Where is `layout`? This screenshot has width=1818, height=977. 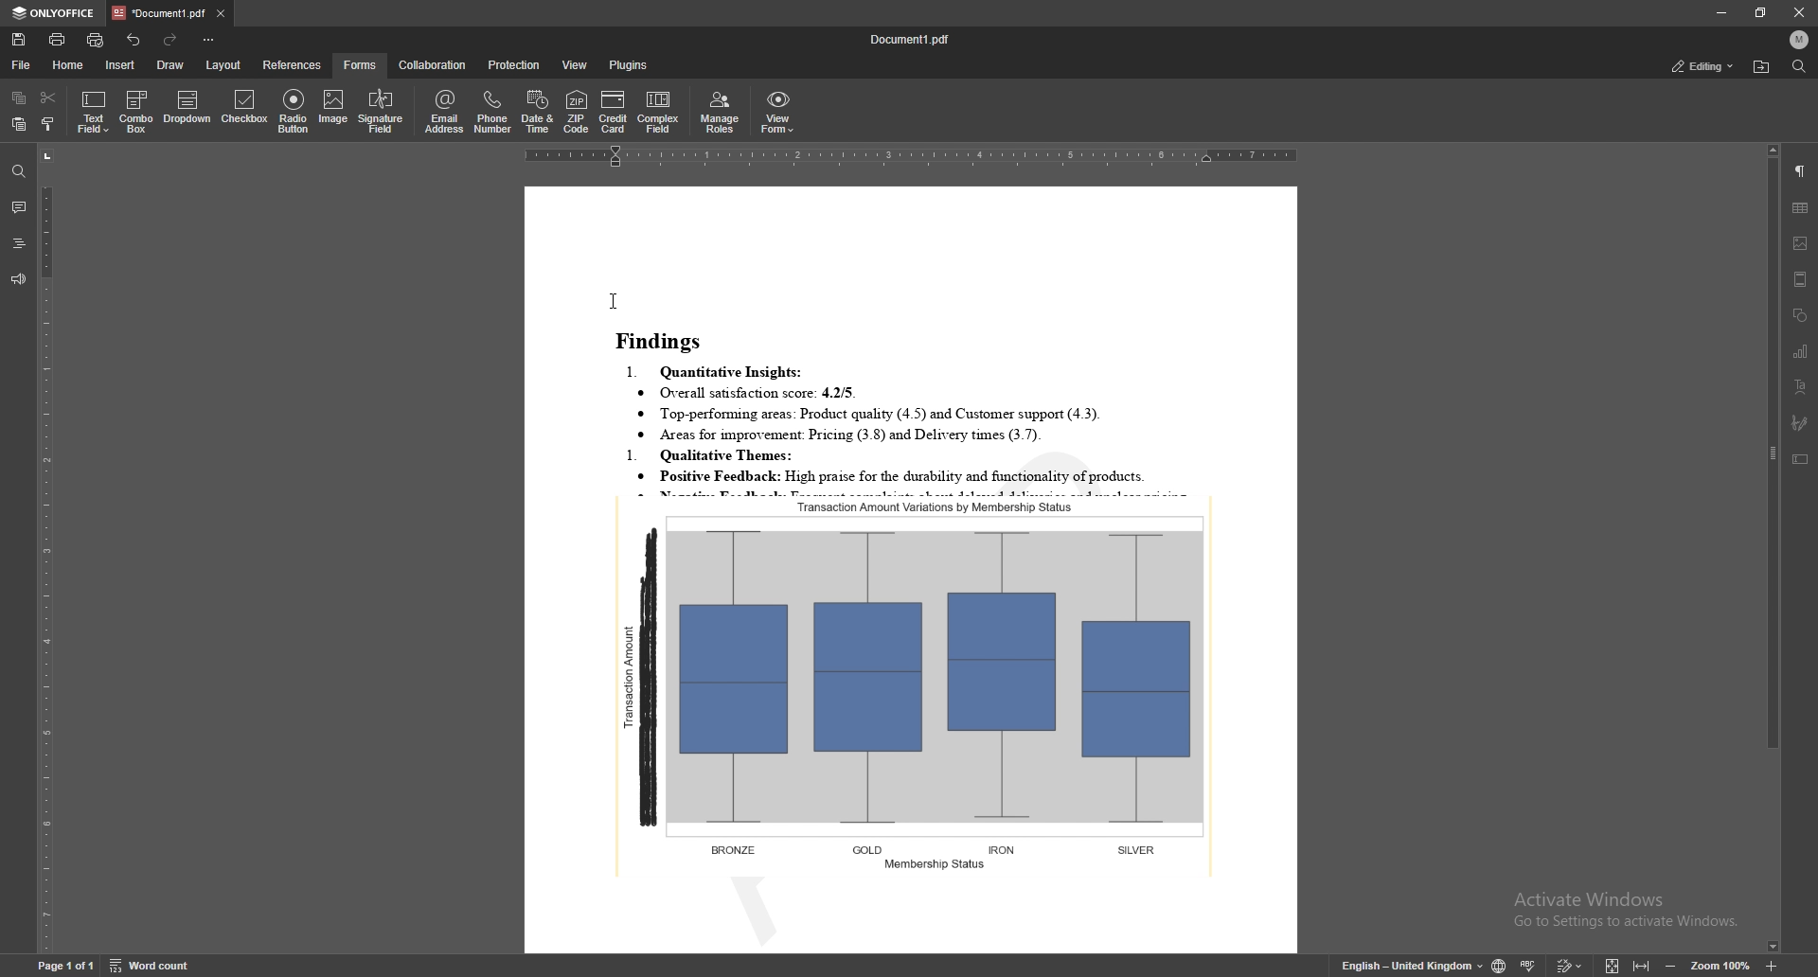 layout is located at coordinates (224, 65).